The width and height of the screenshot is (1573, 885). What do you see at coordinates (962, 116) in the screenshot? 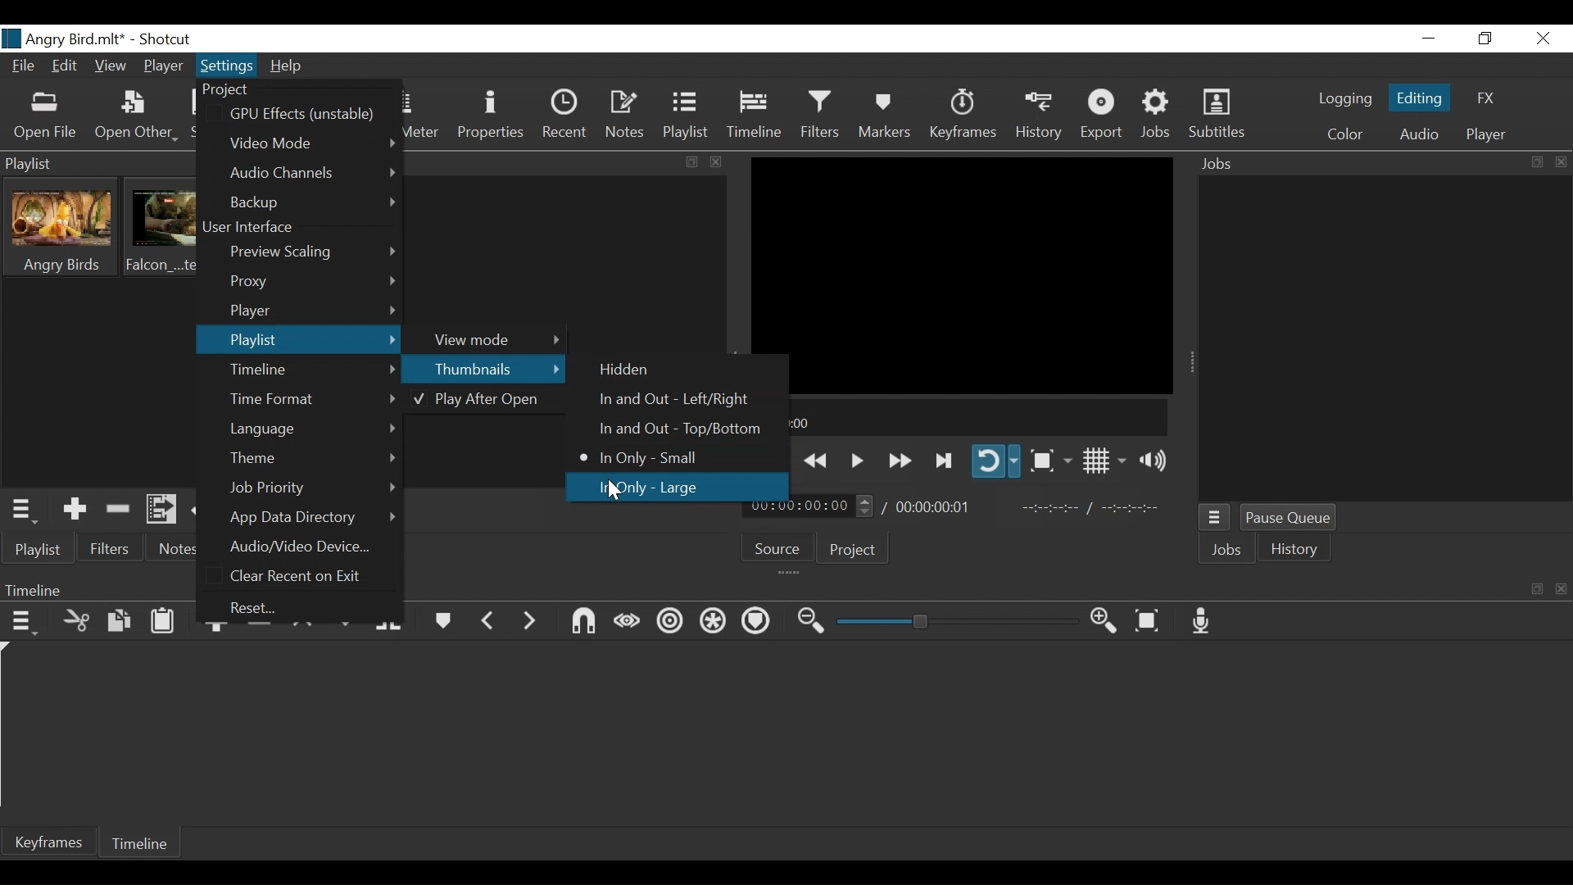
I see `Keyframe` at bounding box center [962, 116].